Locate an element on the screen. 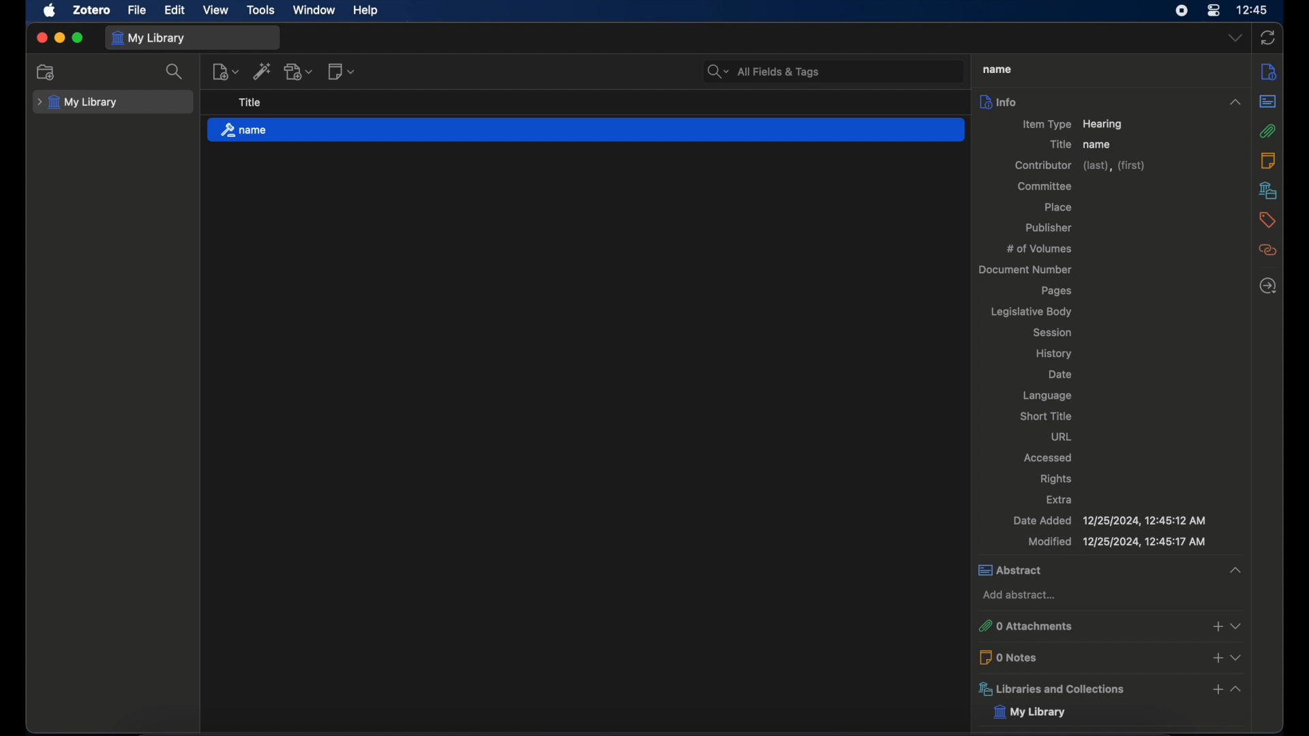 The image size is (1309, 736). sync is located at coordinates (1268, 37).